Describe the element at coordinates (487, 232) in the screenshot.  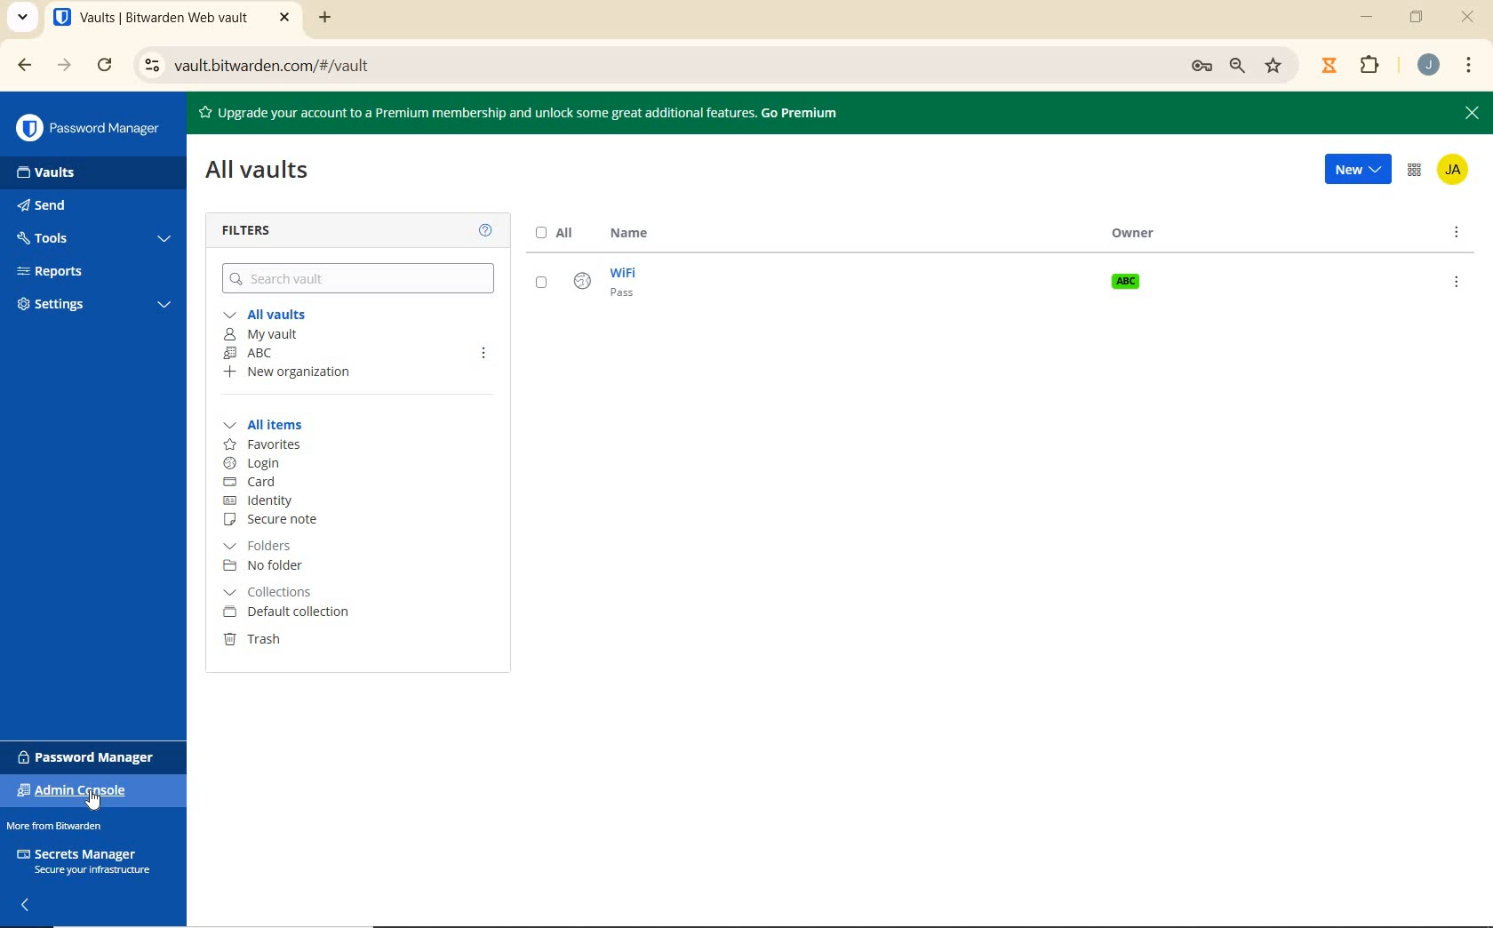
I see `HELP` at that location.